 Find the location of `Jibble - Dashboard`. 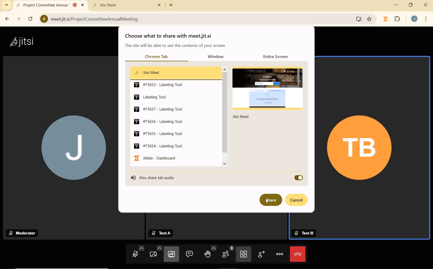

Jibble - Dashboard is located at coordinates (154, 158).